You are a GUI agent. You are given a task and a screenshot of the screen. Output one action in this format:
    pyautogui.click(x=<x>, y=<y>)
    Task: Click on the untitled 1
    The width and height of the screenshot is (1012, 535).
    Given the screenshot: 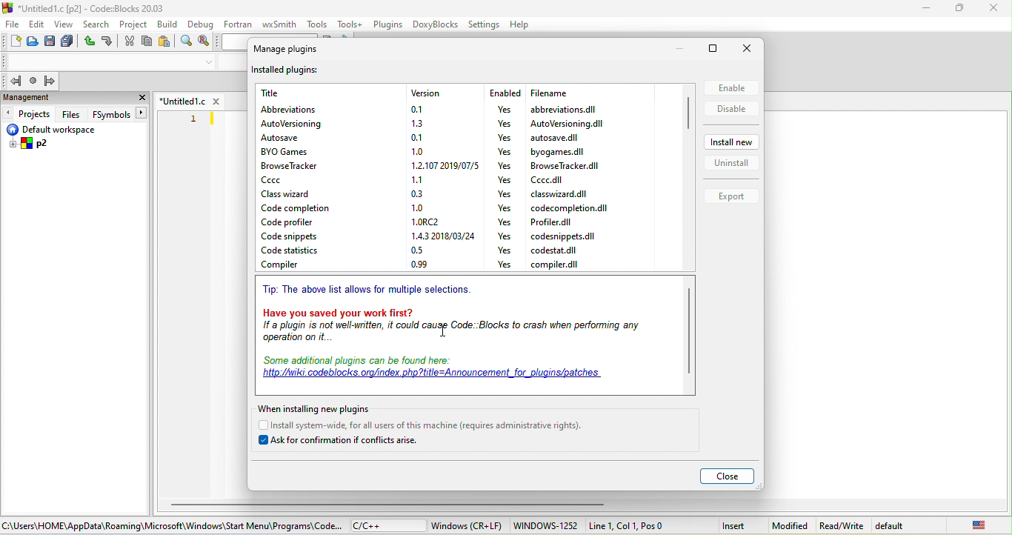 What is the action you would take?
    pyautogui.click(x=190, y=100)
    